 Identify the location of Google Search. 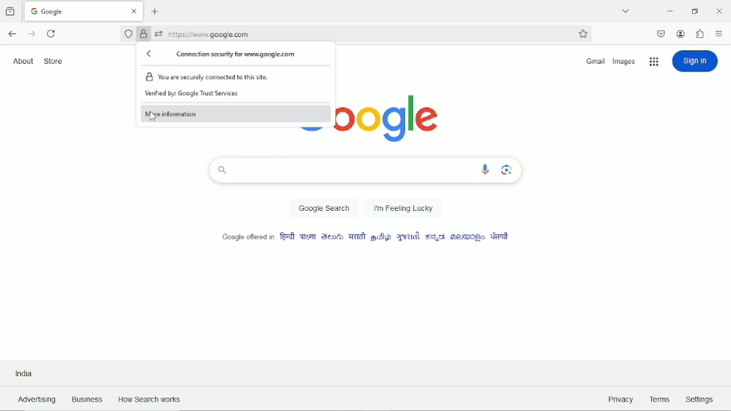
(323, 209).